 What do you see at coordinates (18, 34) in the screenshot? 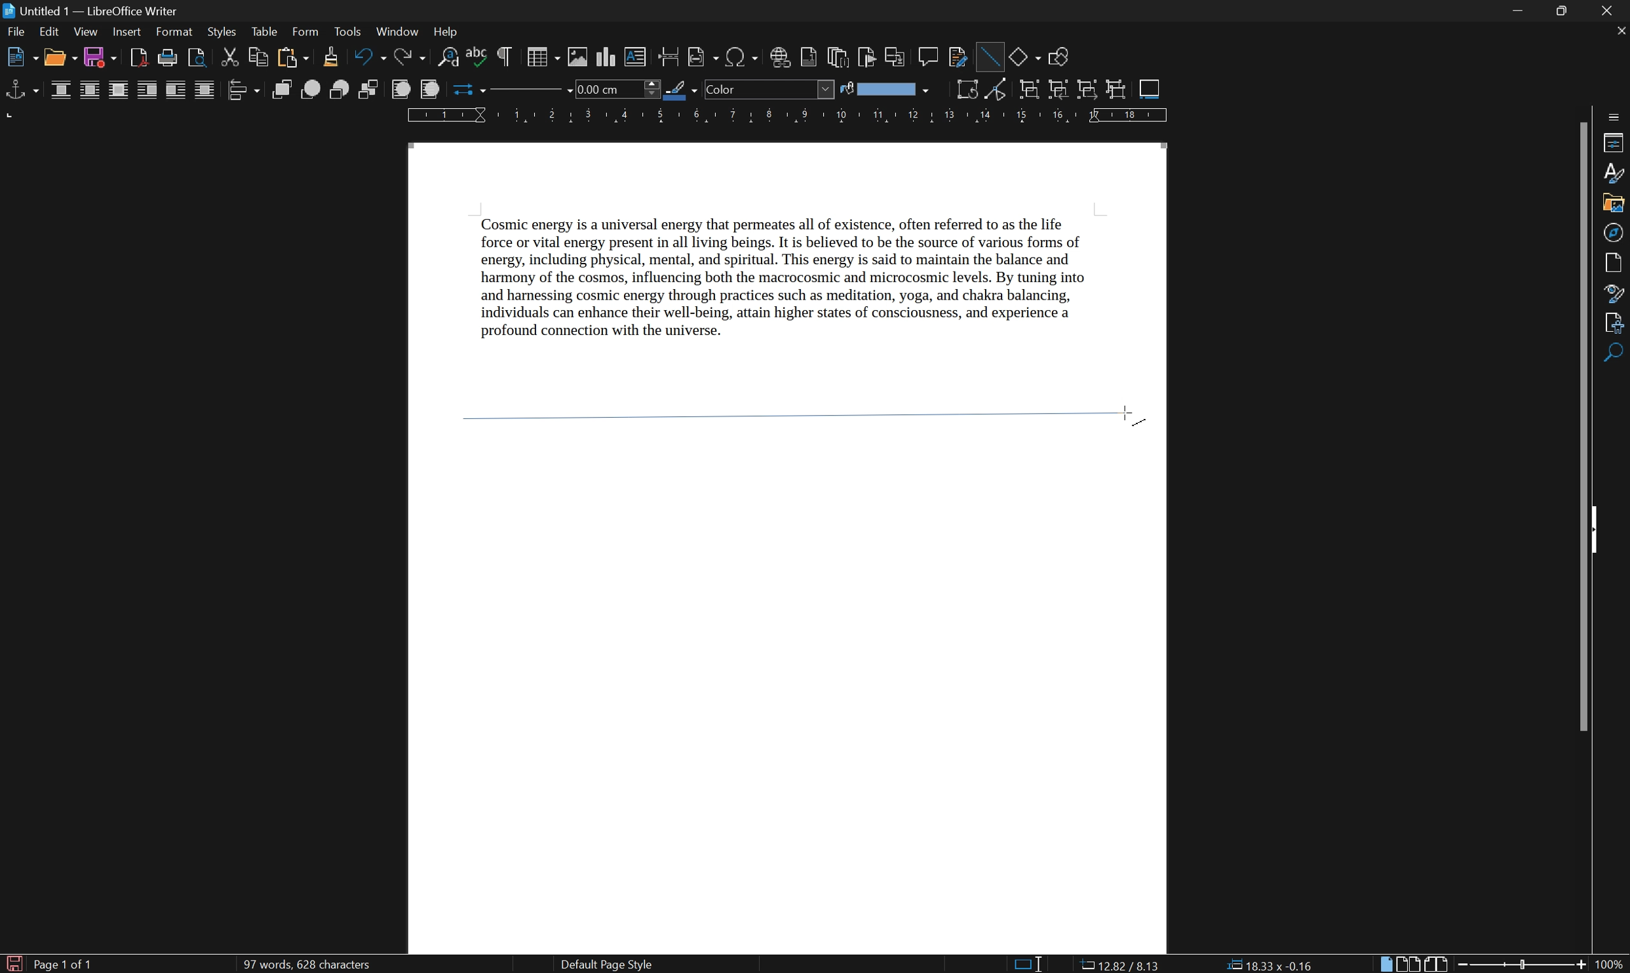
I see `file` at bounding box center [18, 34].